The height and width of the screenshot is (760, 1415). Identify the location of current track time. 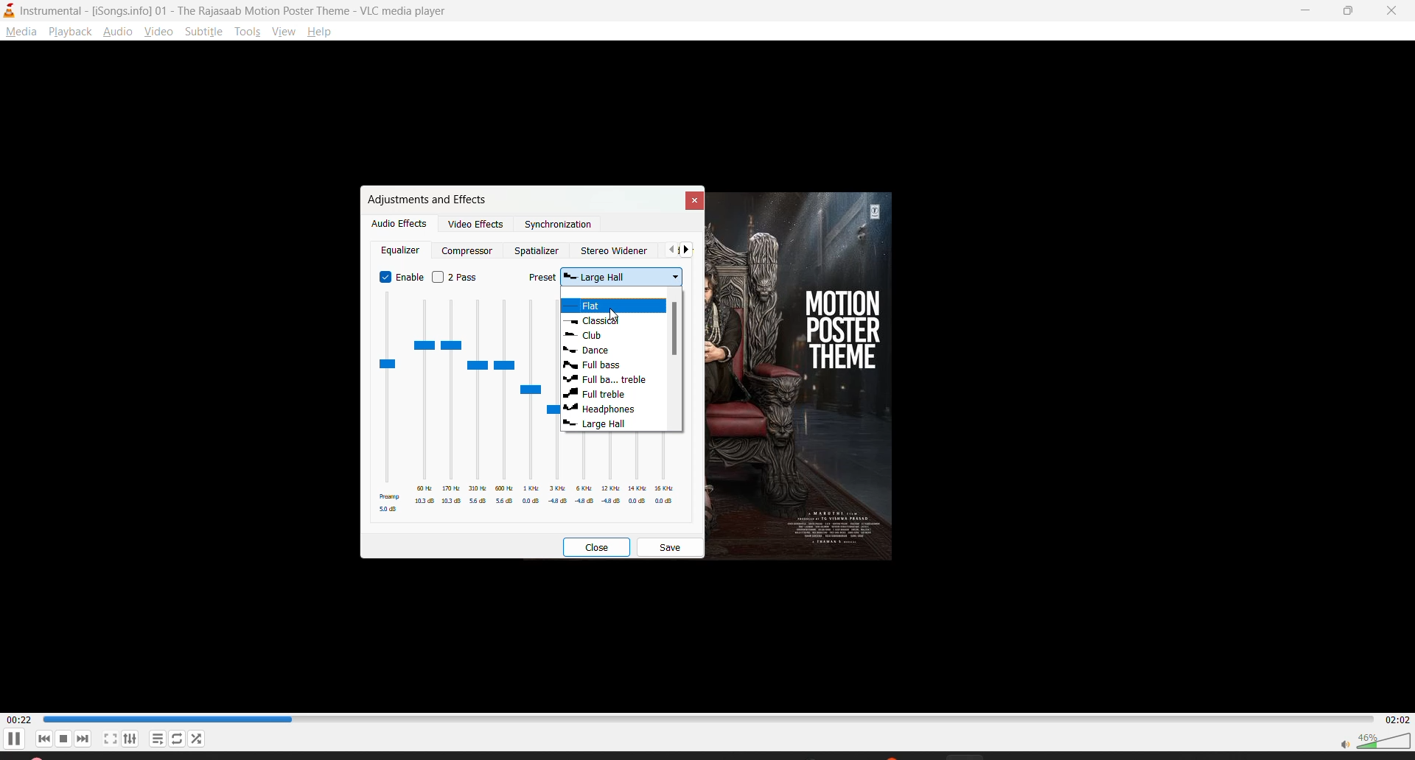
(19, 719).